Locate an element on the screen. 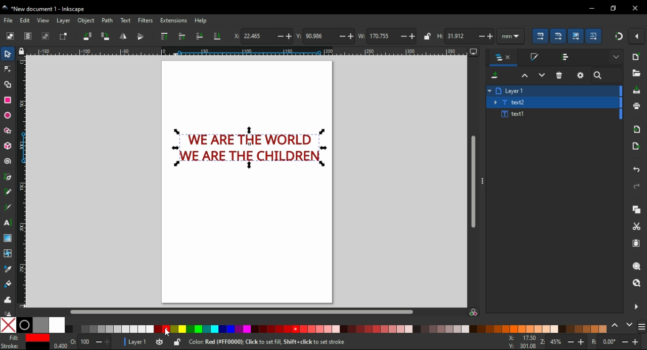 This screenshot has width=647, height=350. scroll bar is located at coordinates (474, 183).